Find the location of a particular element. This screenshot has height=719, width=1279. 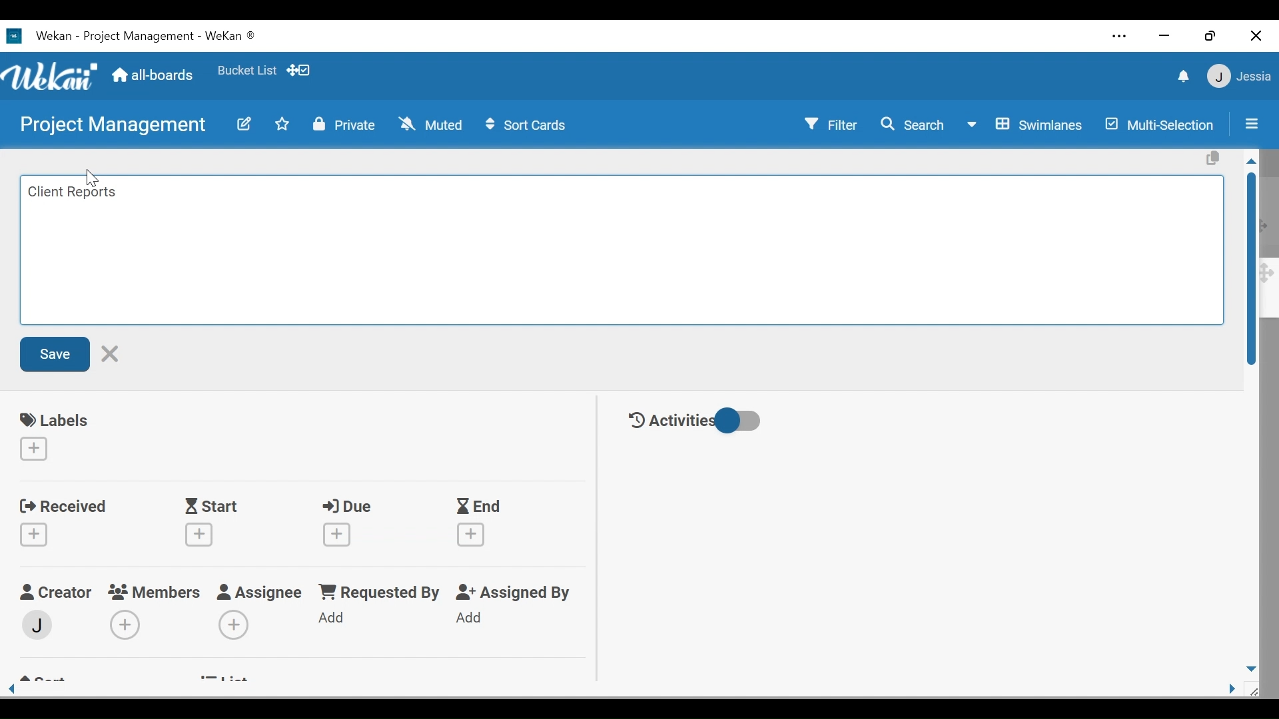

Assignee is located at coordinates (258, 594).